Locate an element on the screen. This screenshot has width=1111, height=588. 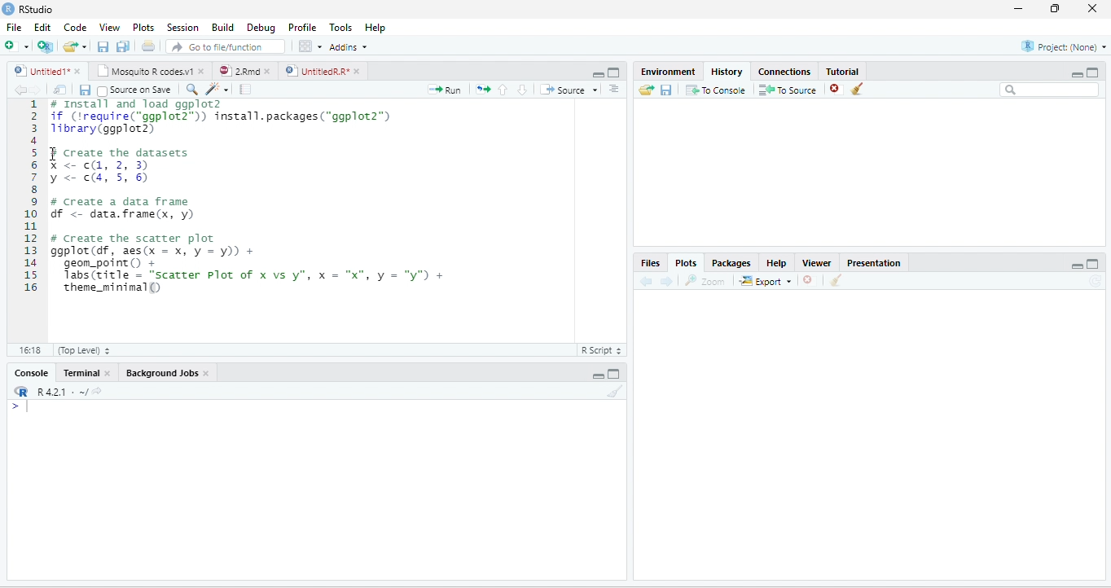
(Top Level) is located at coordinates (82, 349).